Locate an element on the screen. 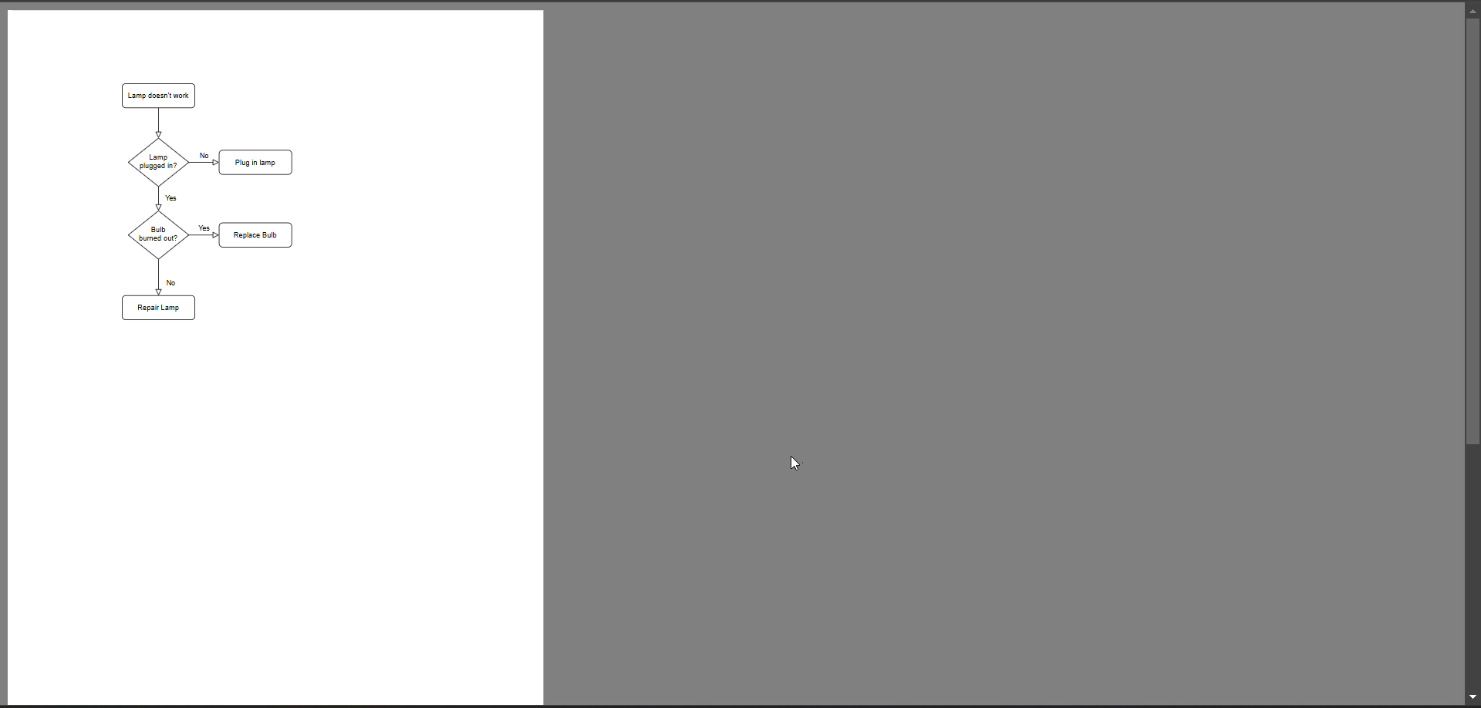 This screenshot has width=1481, height=708. cursor is located at coordinates (798, 465).